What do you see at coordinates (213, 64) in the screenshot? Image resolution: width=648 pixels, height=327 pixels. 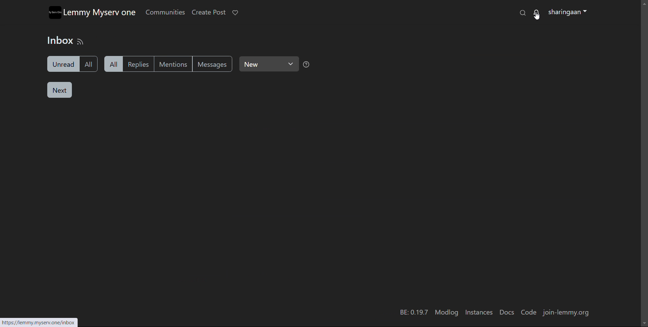 I see `messages` at bounding box center [213, 64].